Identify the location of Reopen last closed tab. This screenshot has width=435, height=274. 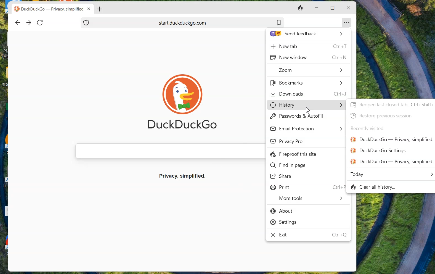
(391, 104).